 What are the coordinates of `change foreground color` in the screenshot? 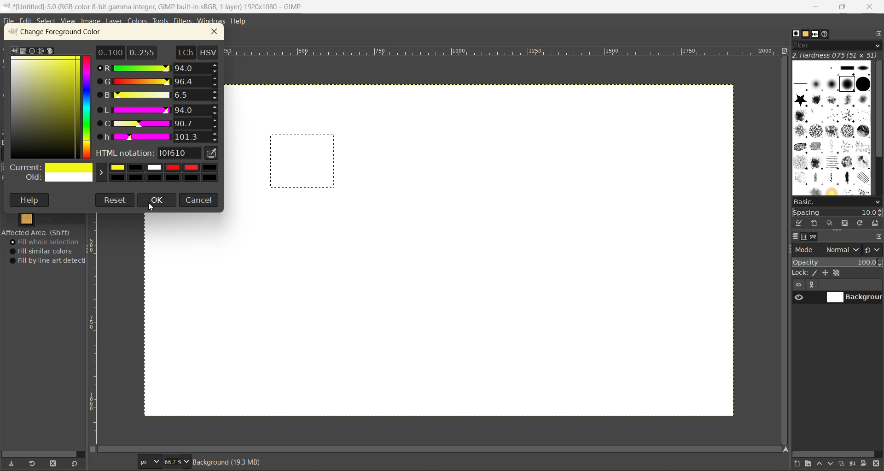 It's located at (64, 34).